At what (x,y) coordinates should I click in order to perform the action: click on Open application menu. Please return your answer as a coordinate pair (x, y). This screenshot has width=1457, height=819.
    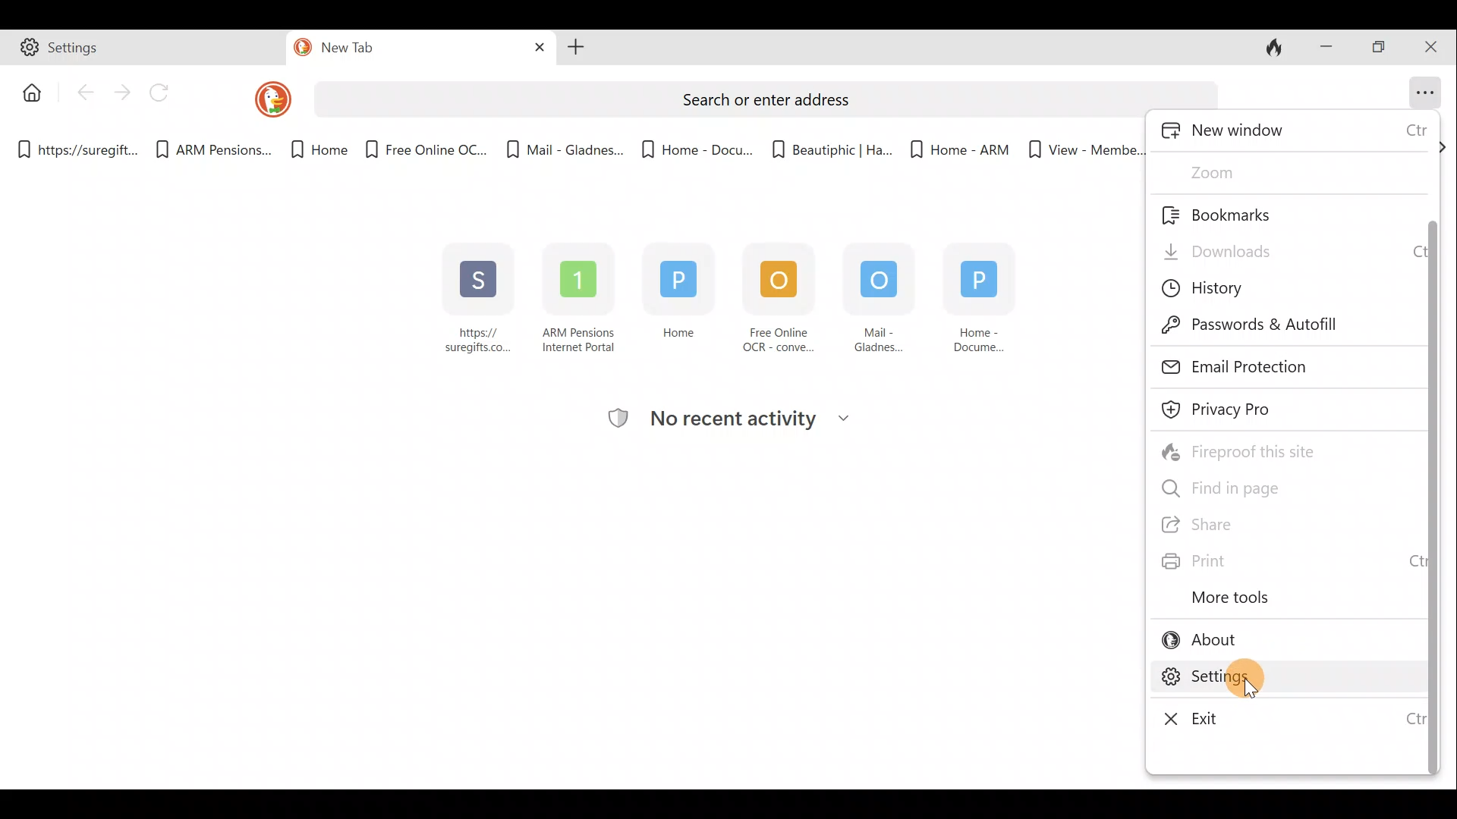
    Looking at the image, I should click on (1429, 93).